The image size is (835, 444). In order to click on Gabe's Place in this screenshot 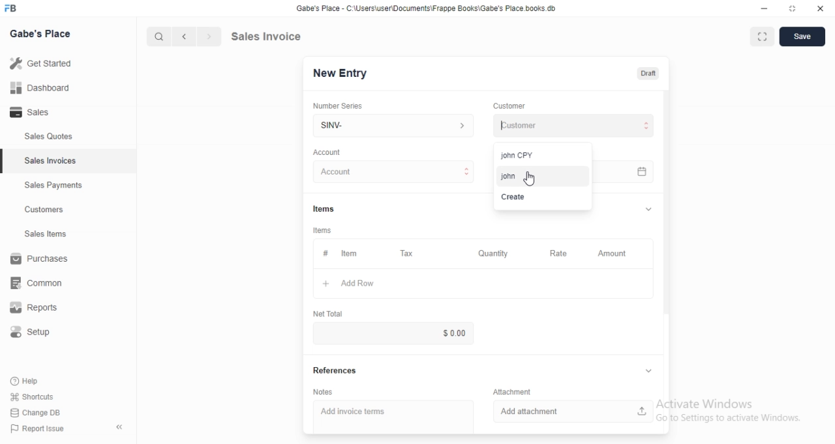, I will do `click(43, 33)`.